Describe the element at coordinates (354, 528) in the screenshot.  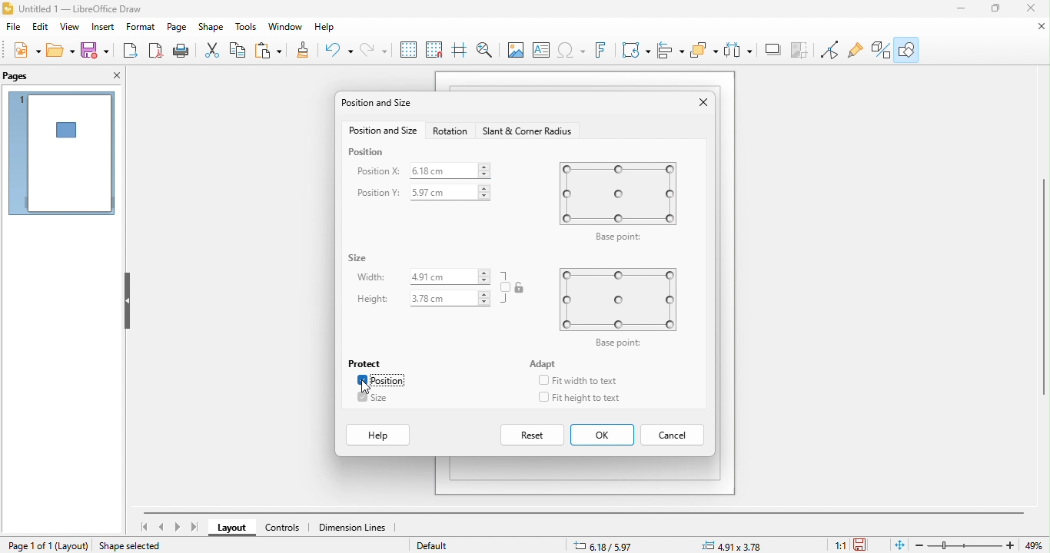
I see `dimension lines` at that location.